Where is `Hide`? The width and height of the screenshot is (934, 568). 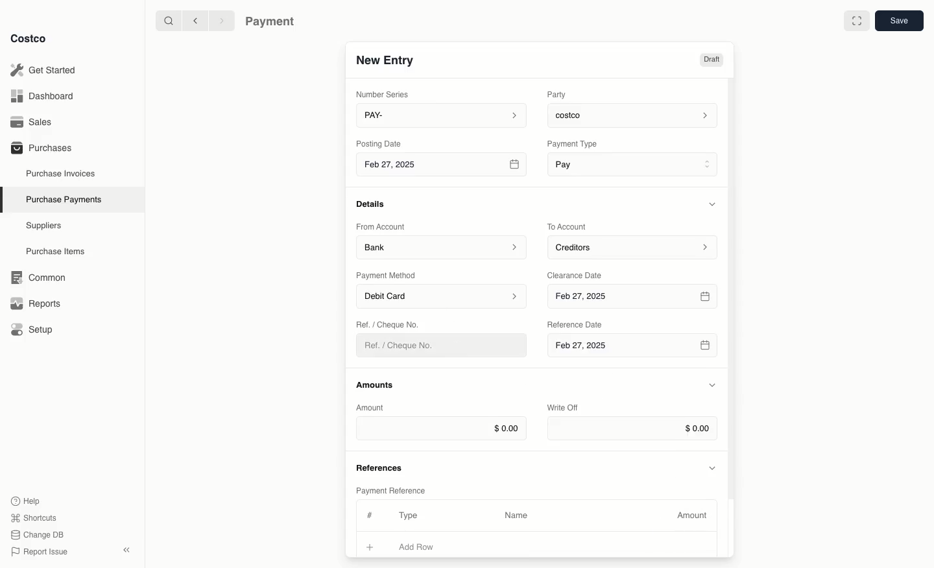
Hide is located at coordinates (714, 204).